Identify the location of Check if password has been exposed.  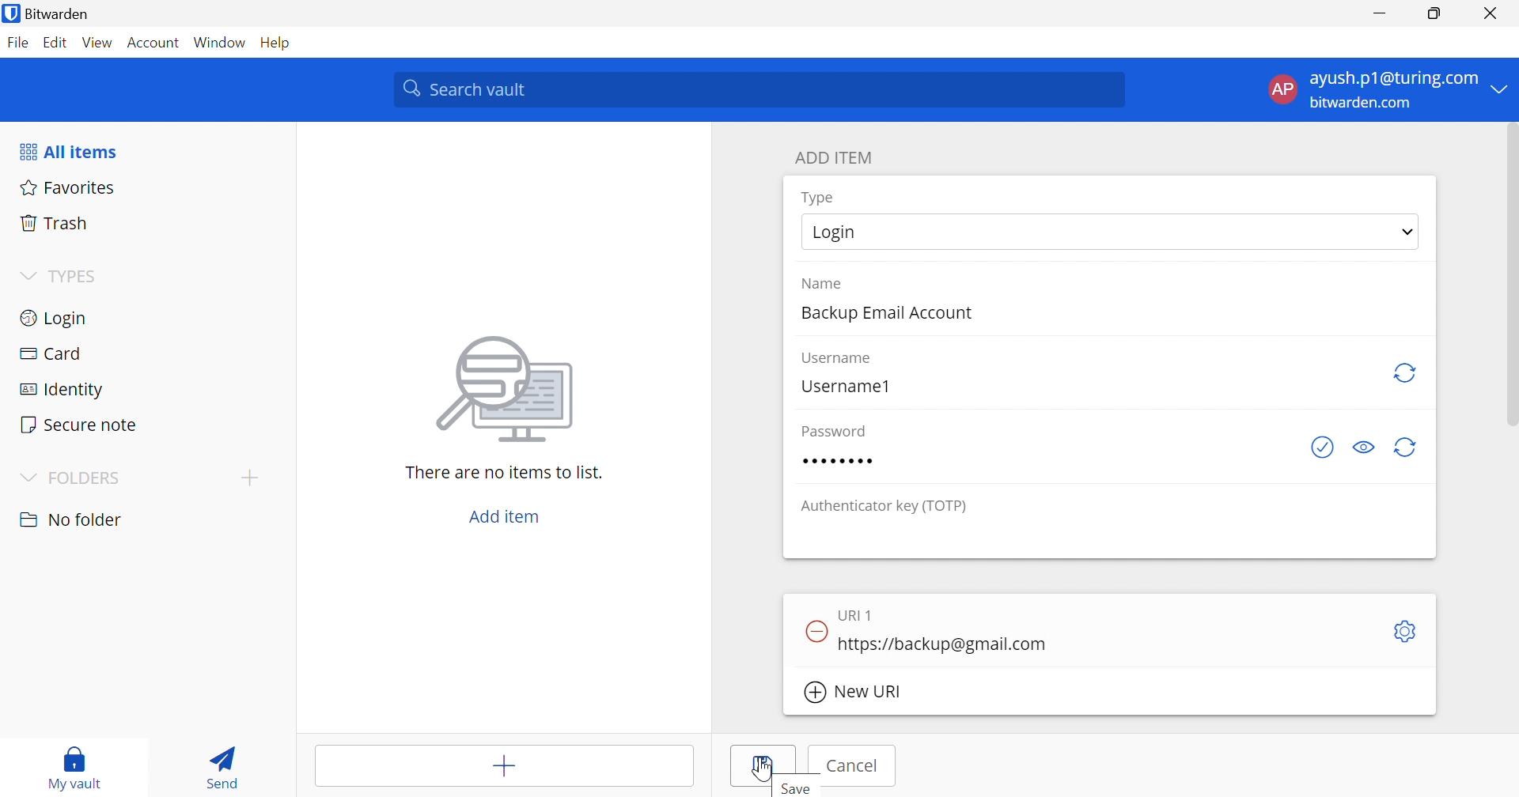
(1324, 448).